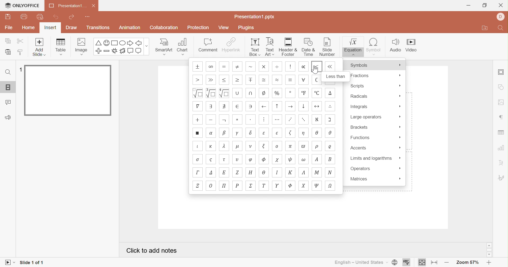  What do you see at coordinates (72, 17) in the screenshot?
I see `Redo` at bounding box center [72, 17].